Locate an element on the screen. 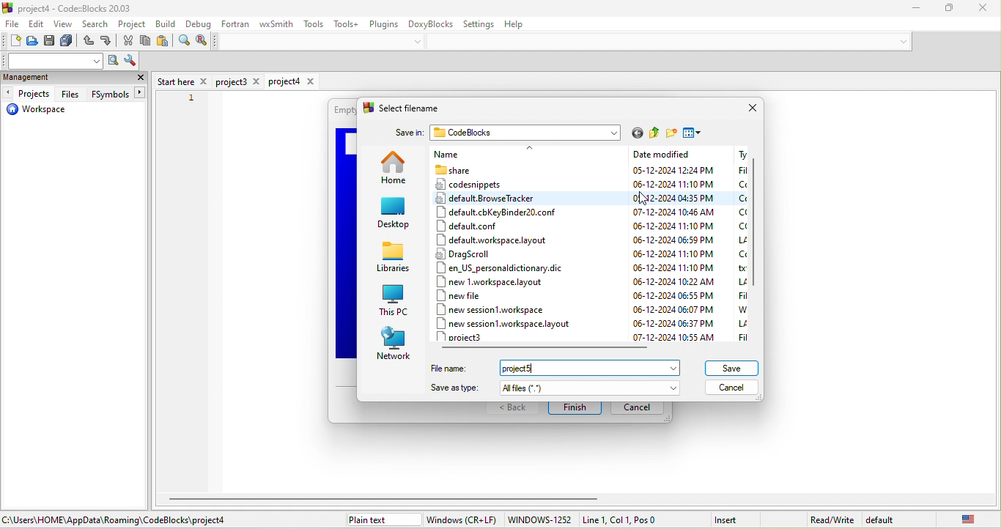 The image size is (1001, 529). plugins is located at coordinates (383, 23).